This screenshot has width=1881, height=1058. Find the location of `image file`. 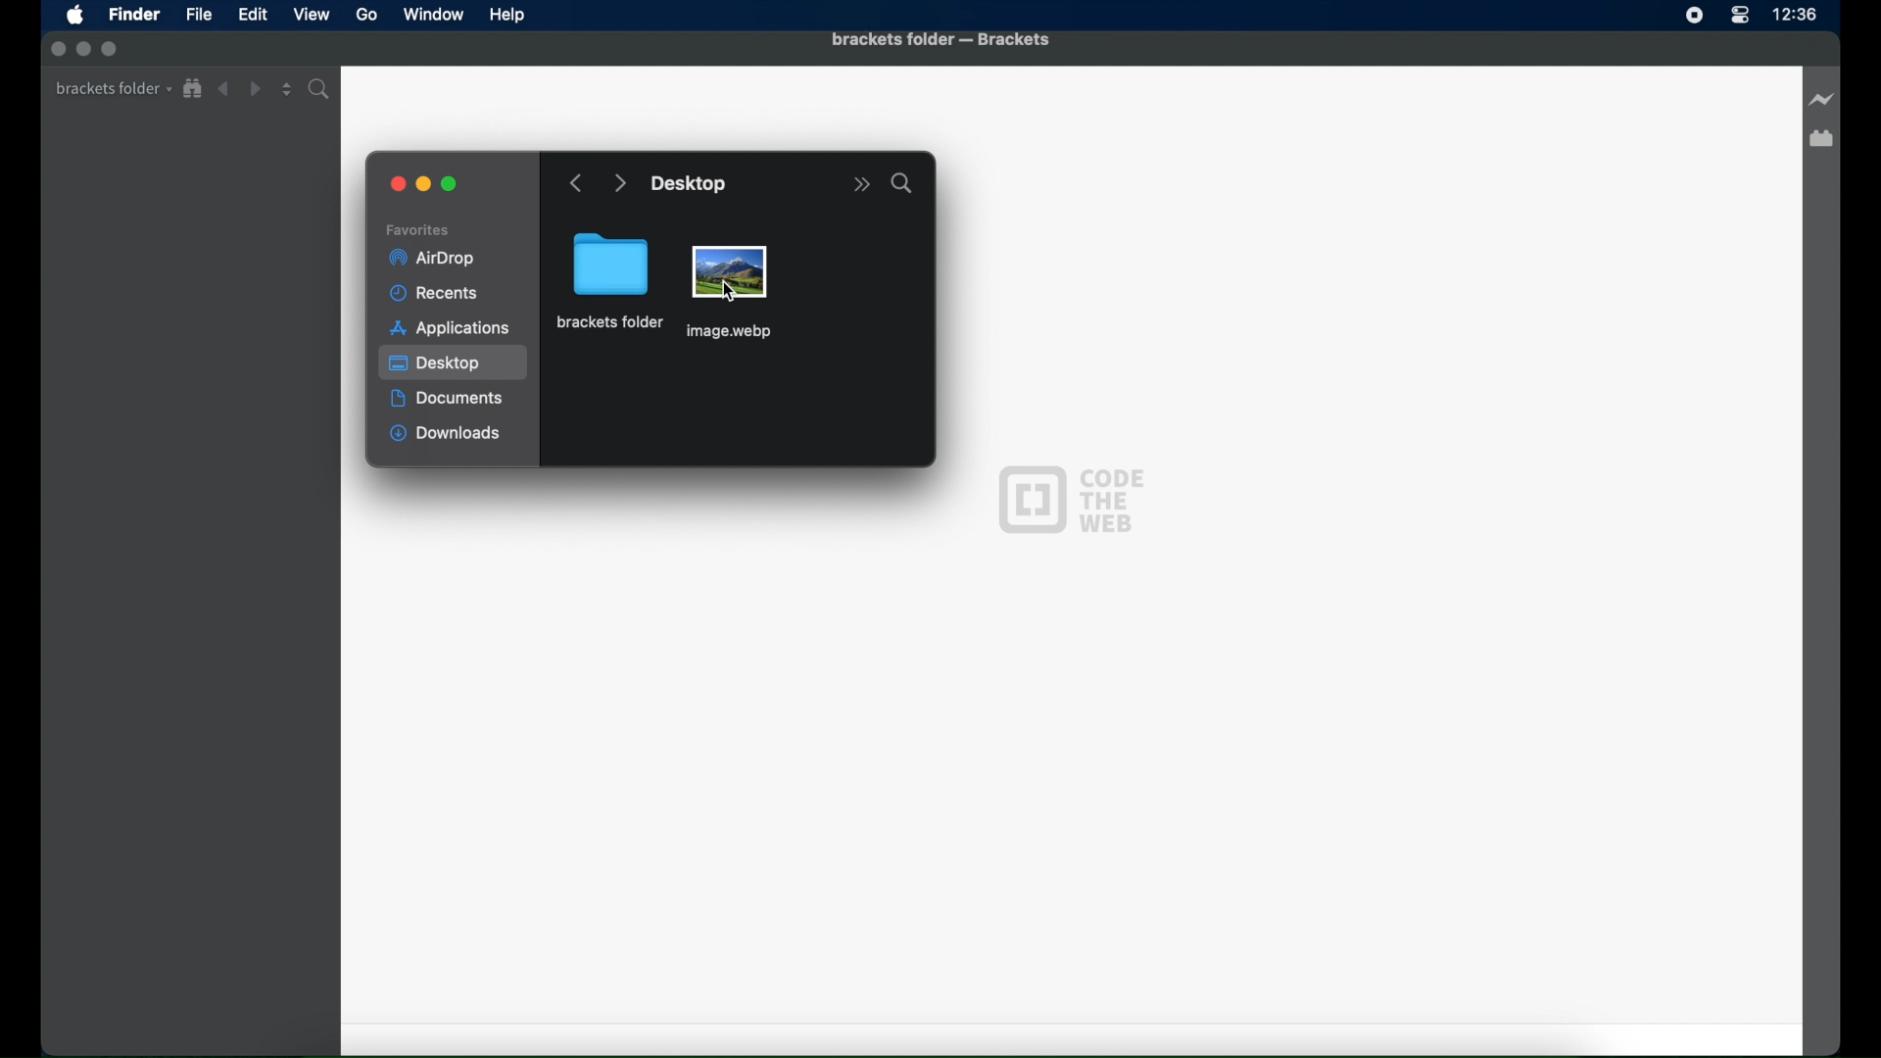

image file is located at coordinates (730, 295).